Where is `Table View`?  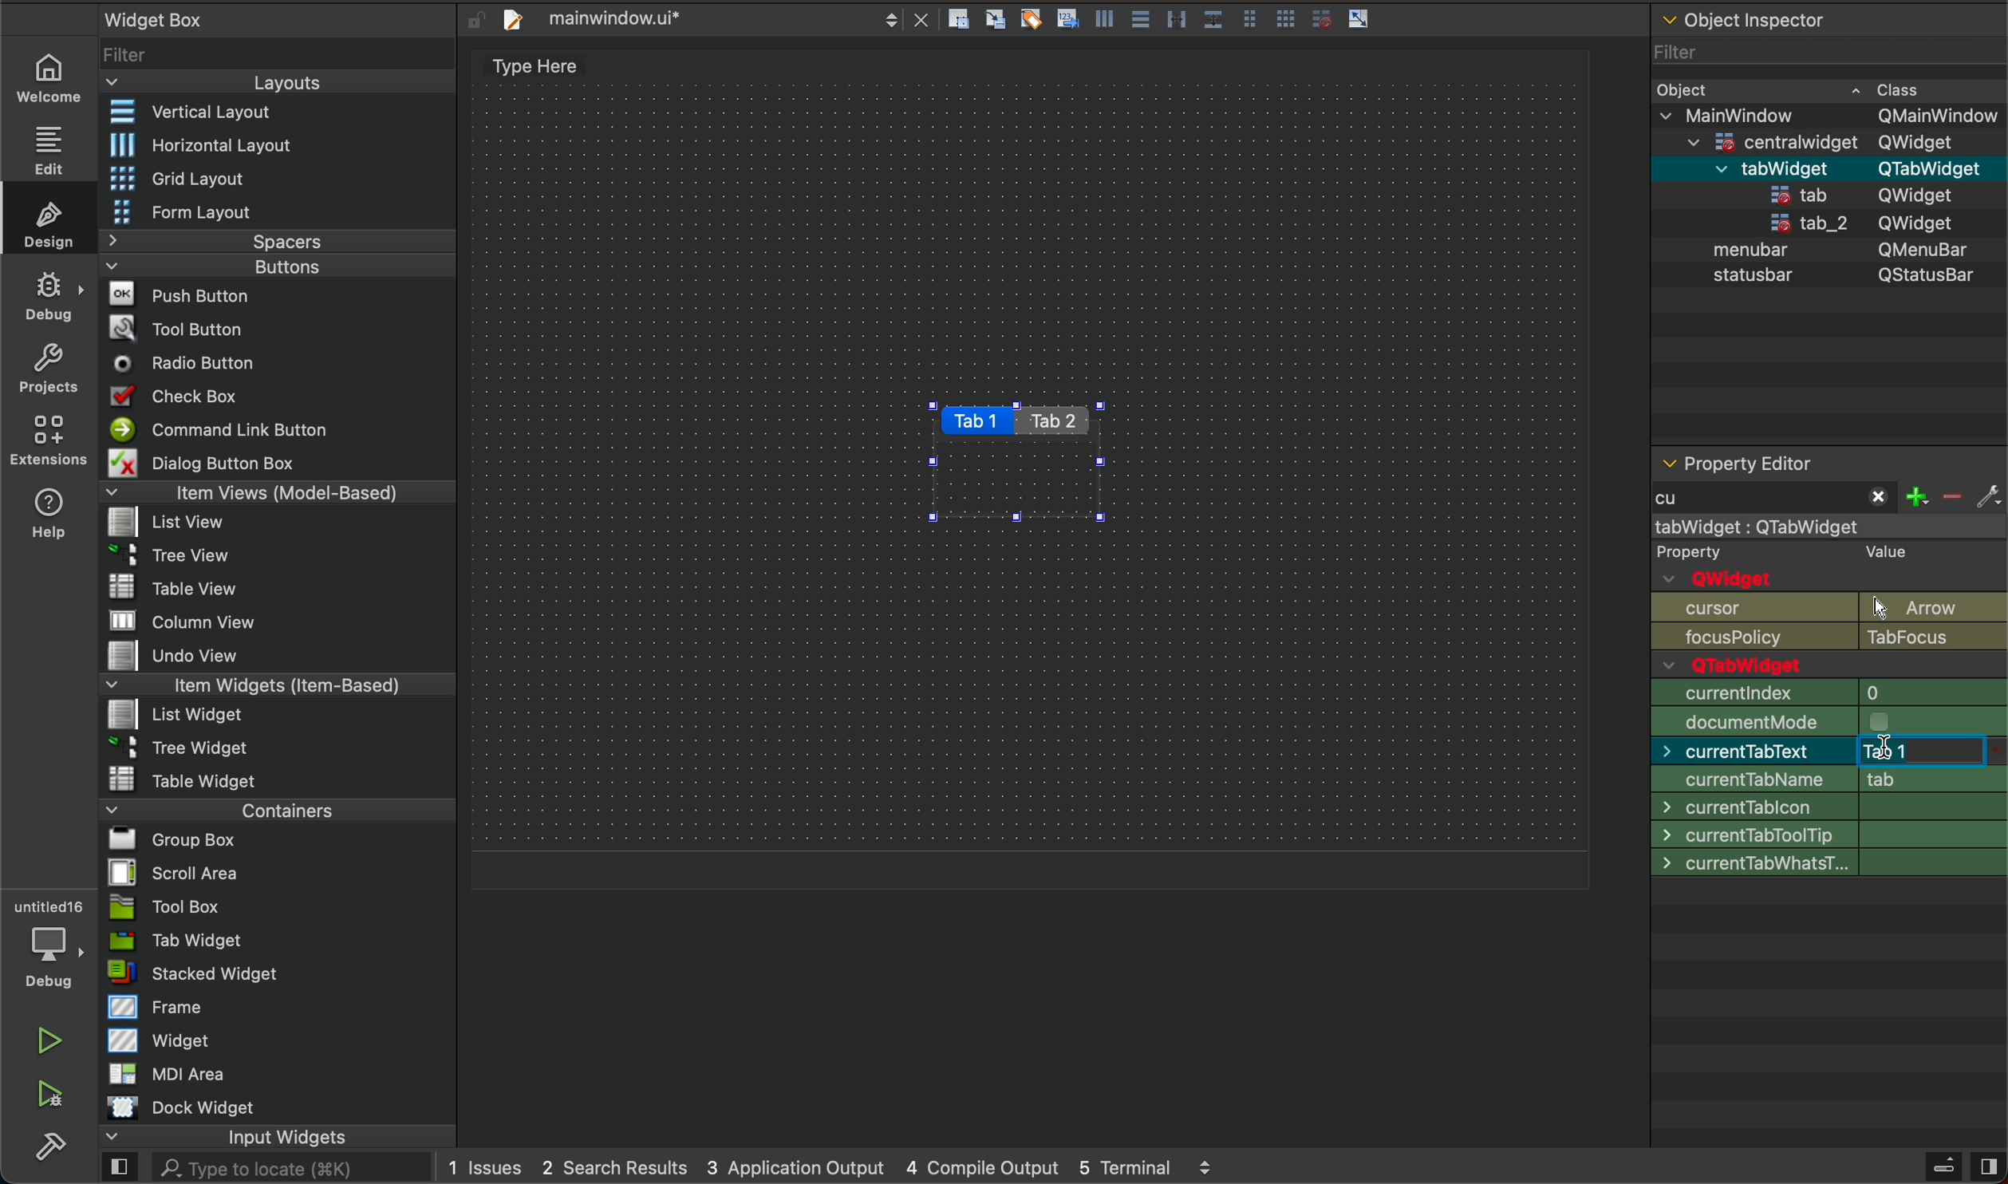 Table View is located at coordinates (154, 582).